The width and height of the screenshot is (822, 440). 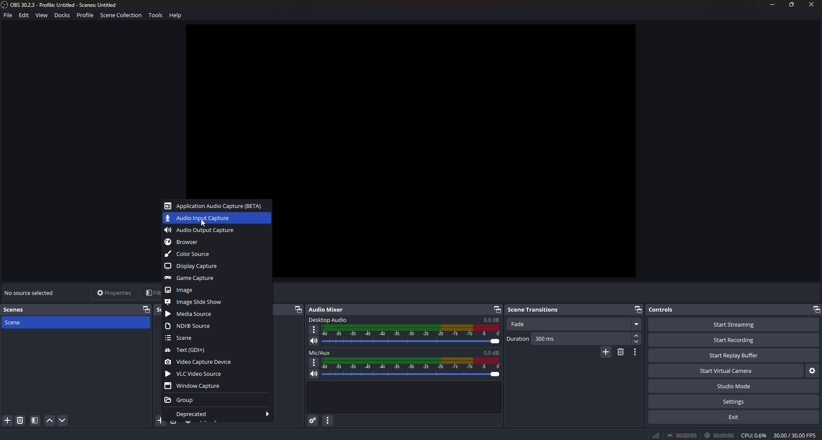 What do you see at coordinates (7, 17) in the screenshot?
I see `file` at bounding box center [7, 17].